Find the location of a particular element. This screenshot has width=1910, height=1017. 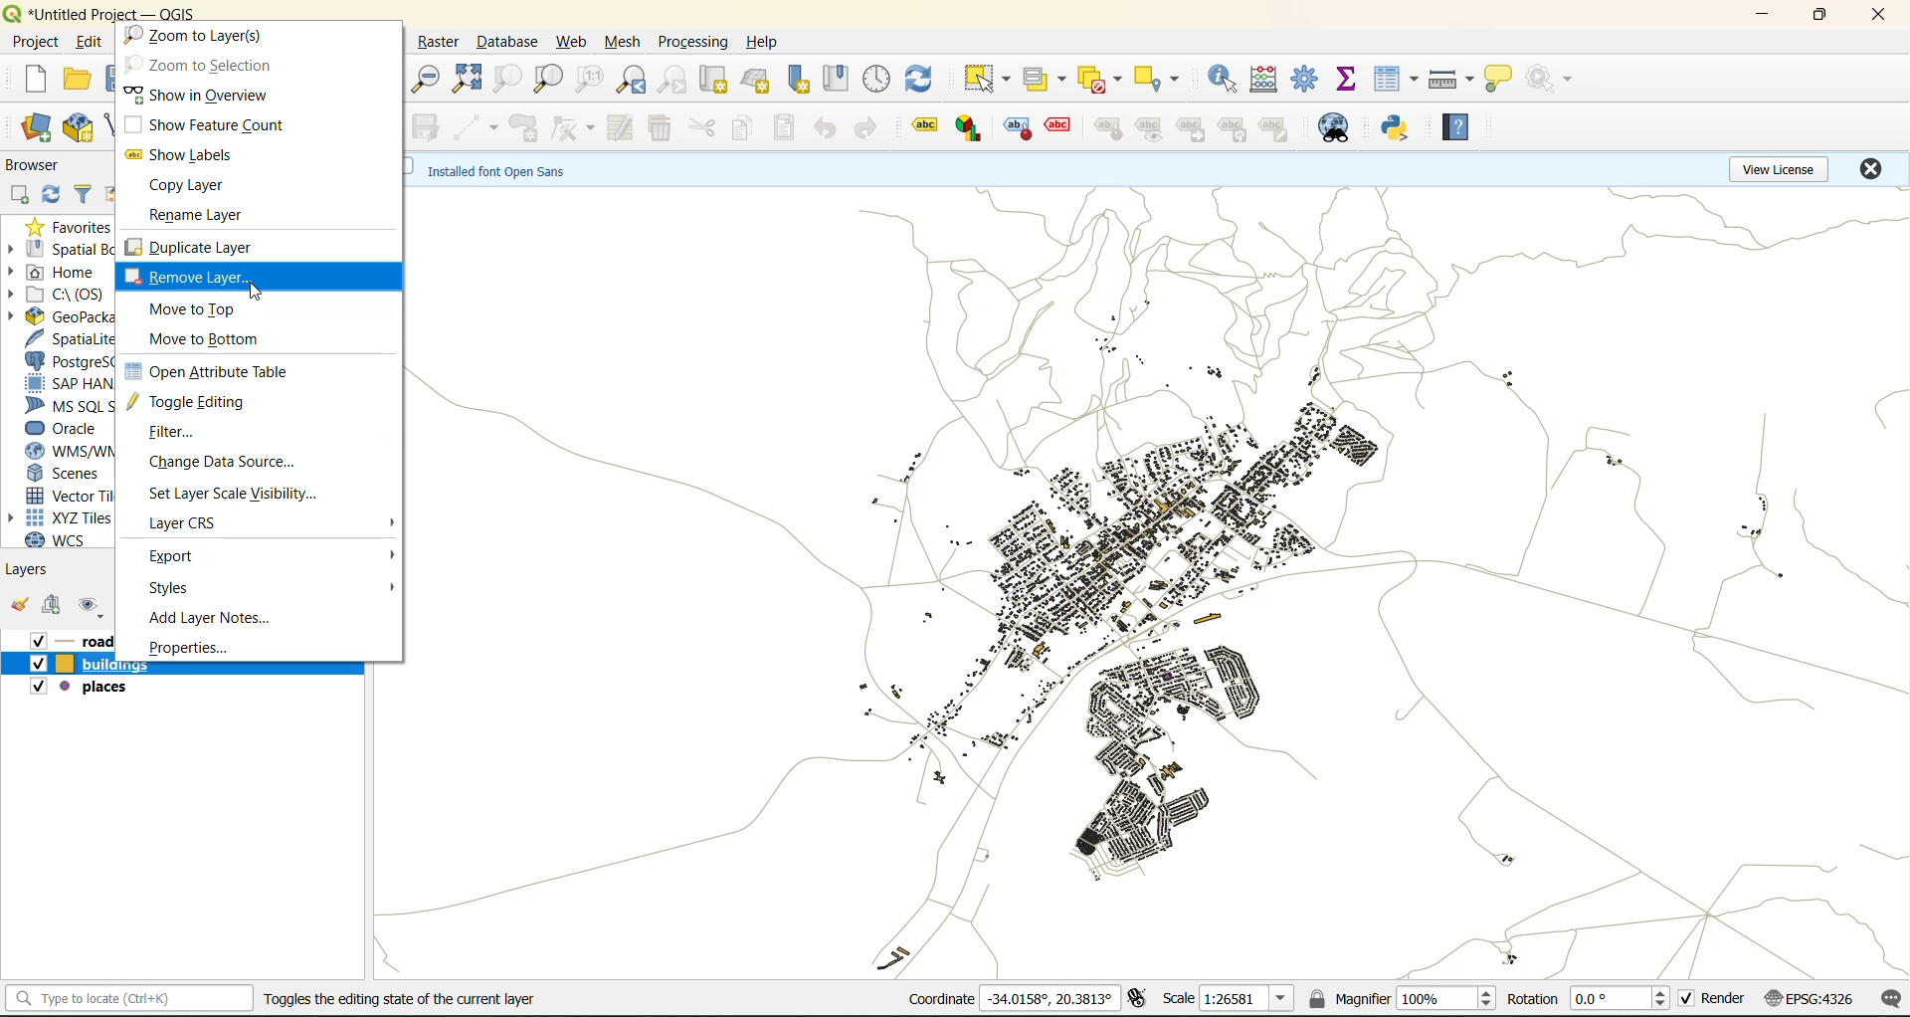

show tips is located at coordinates (1498, 81).